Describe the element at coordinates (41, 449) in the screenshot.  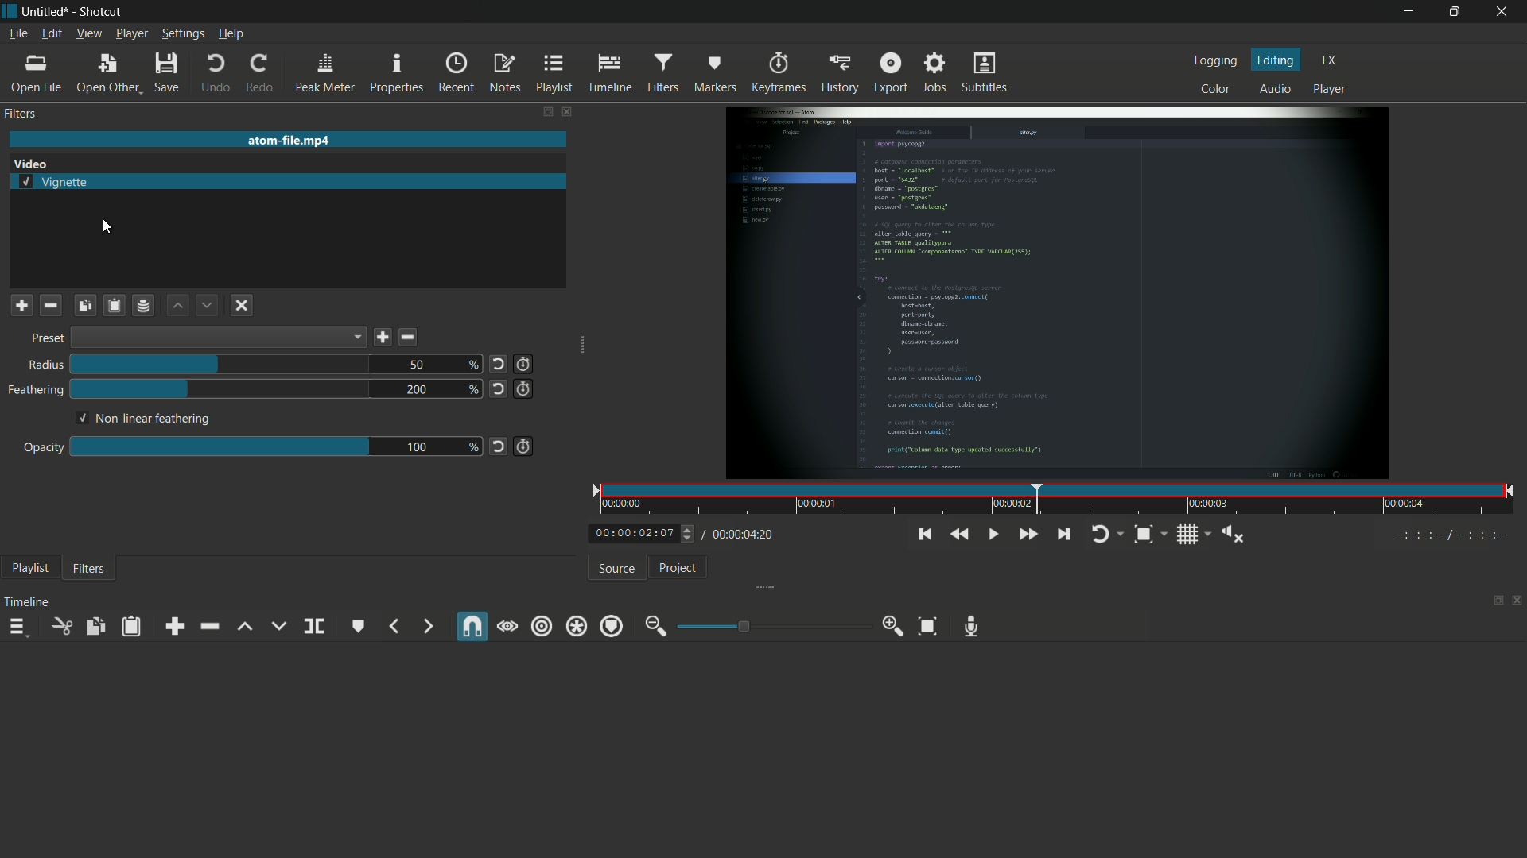
I see `opacity` at that location.